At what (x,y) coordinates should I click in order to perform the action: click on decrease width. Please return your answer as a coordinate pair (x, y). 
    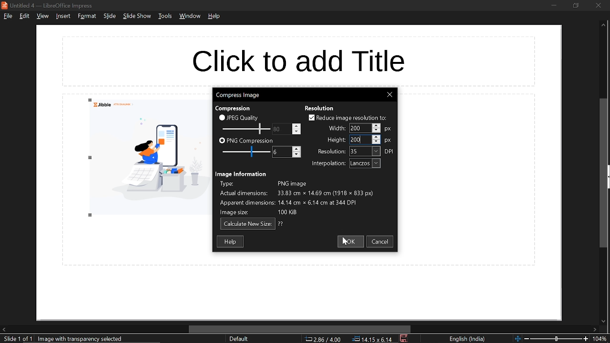
    Looking at the image, I should click on (376, 131).